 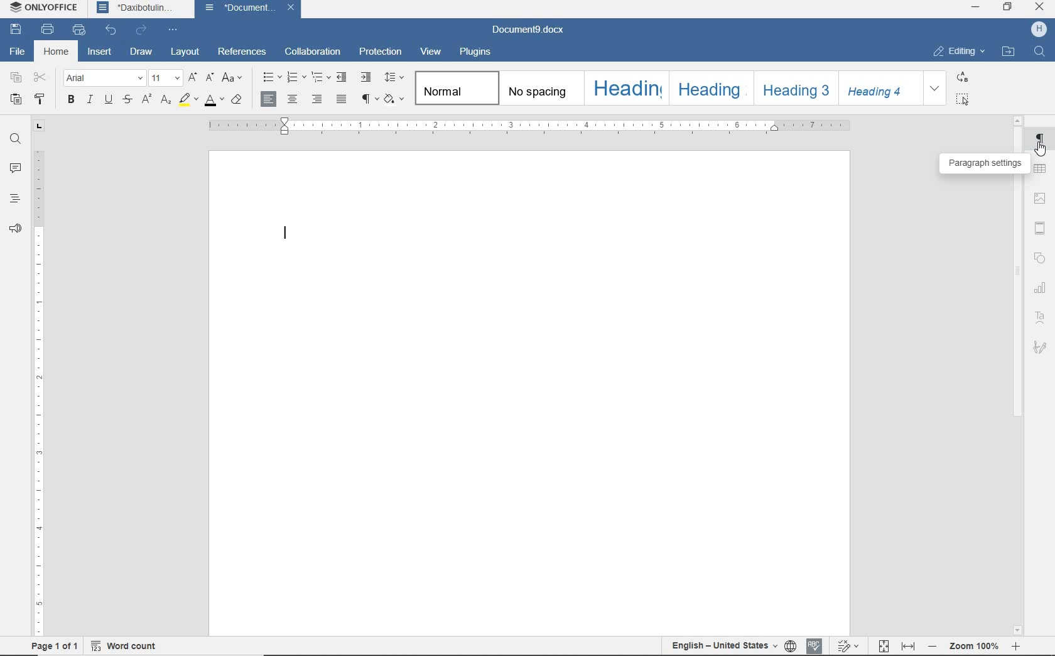 What do you see at coordinates (270, 79) in the screenshot?
I see `bullets` at bounding box center [270, 79].